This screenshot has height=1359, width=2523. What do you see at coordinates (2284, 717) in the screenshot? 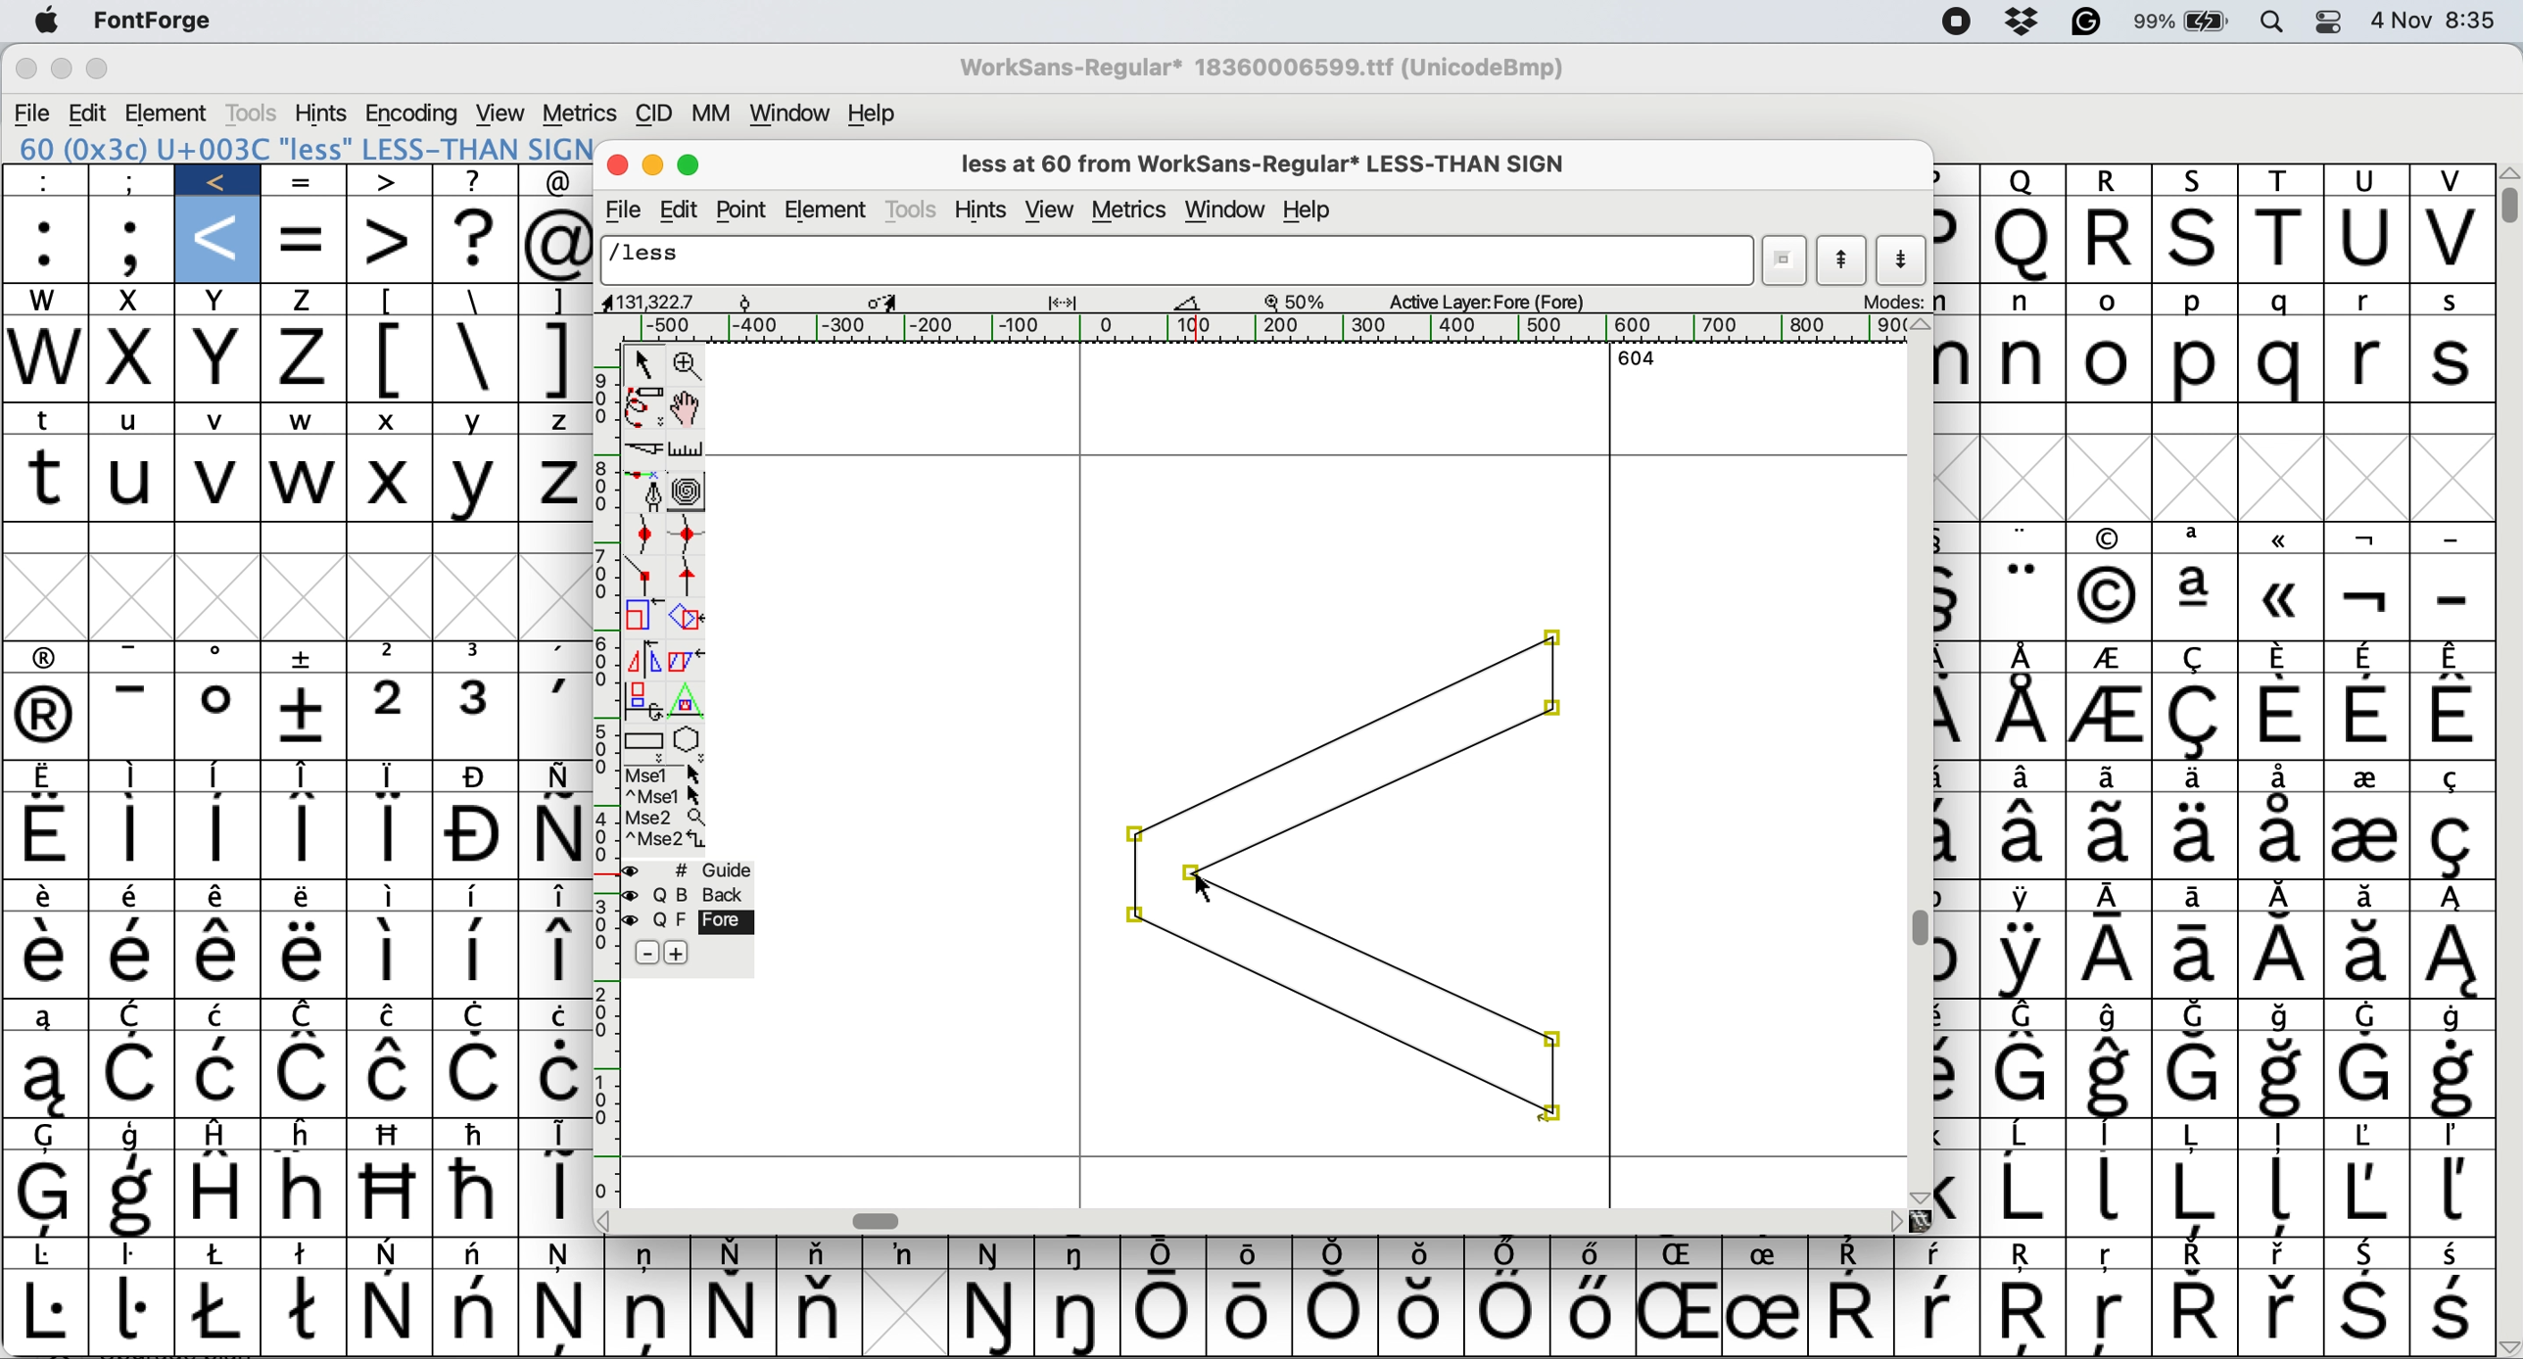
I see `Symbol` at bounding box center [2284, 717].